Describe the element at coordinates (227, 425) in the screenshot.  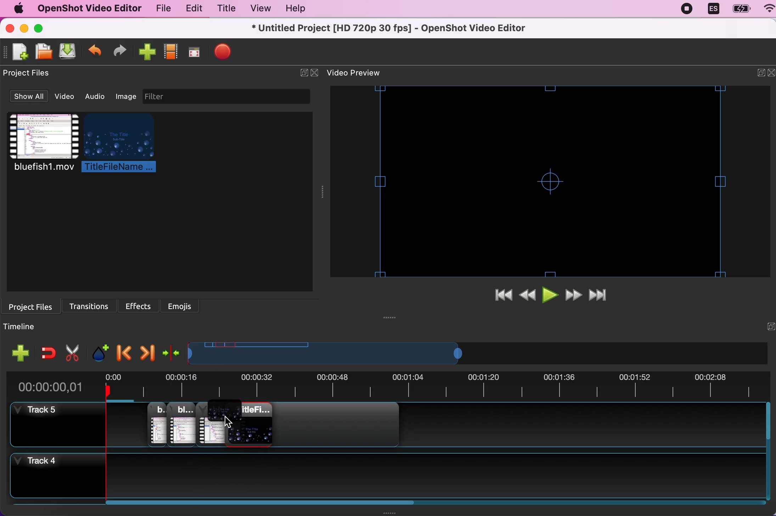
I see `cursor on track 5` at that location.